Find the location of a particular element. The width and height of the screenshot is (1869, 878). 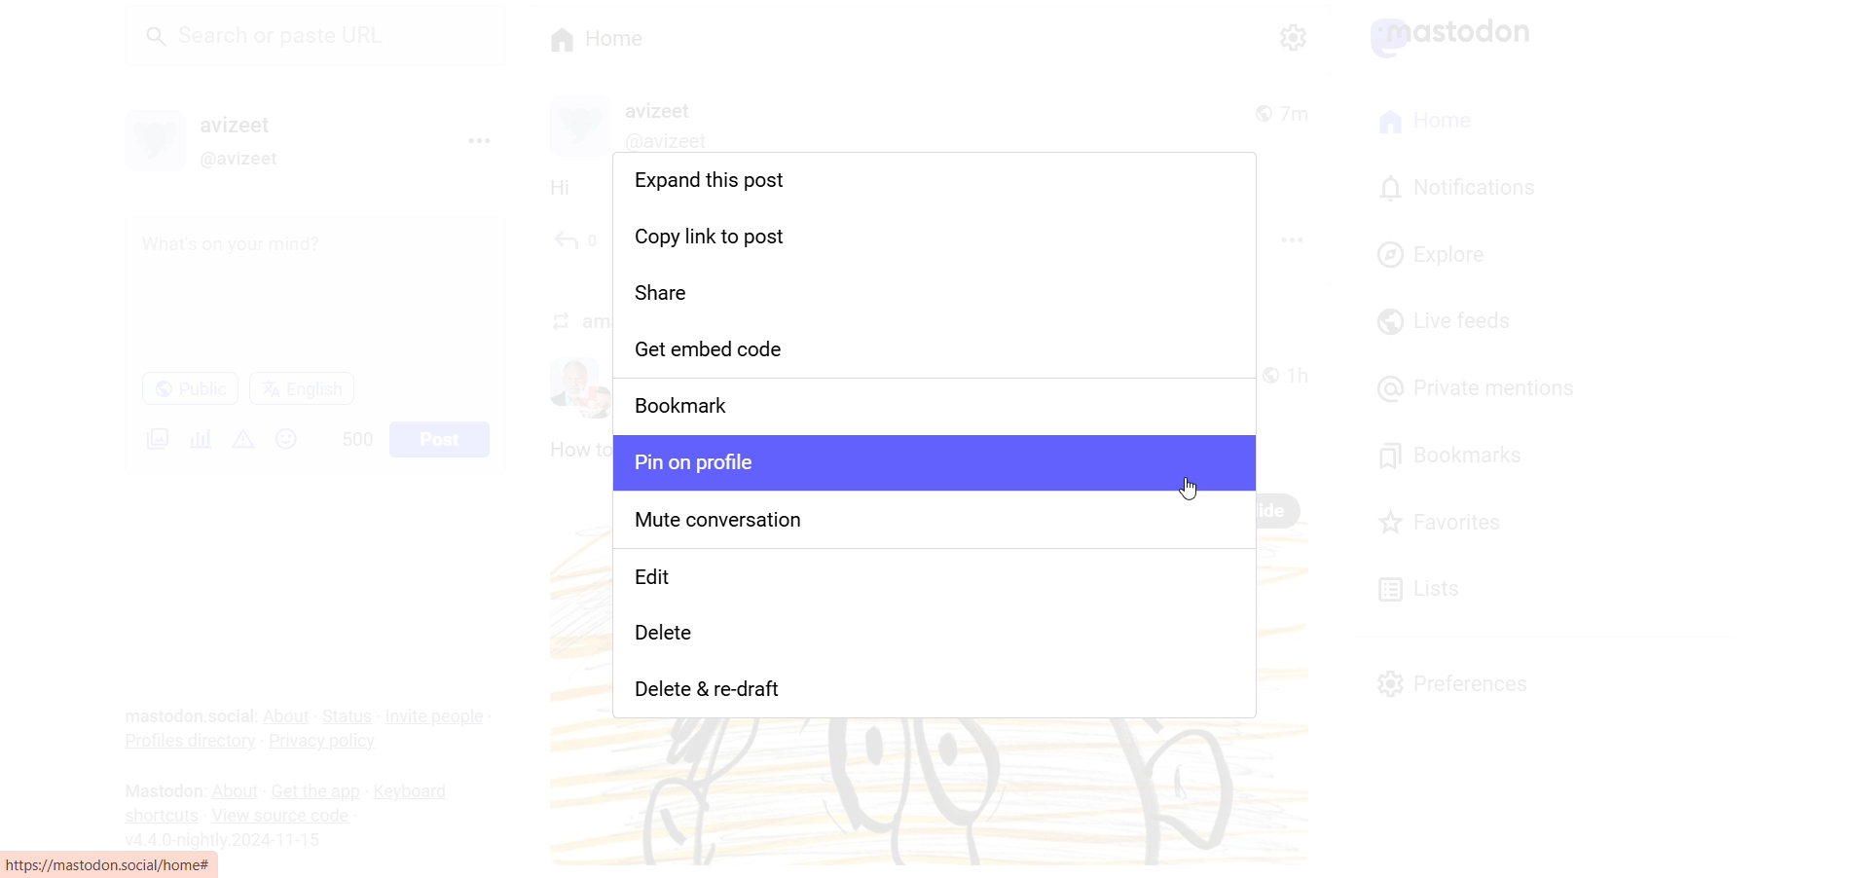

Explore is located at coordinates (1435, 252).